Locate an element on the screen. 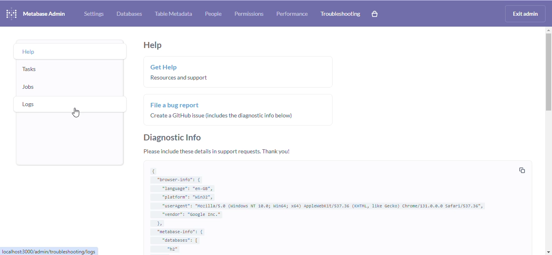 This screenshot has width=552, height=255. diagnostic info is located at coordinates (173, 138).